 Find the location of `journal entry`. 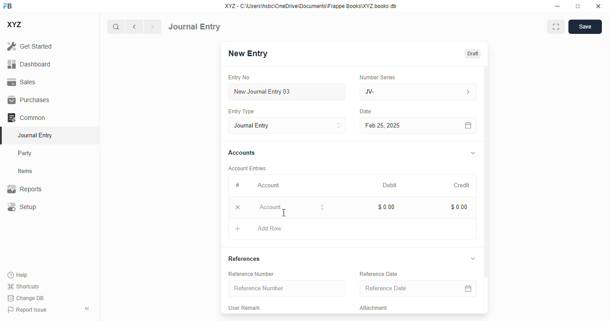

journal entry is located at coordinates (34, 135).